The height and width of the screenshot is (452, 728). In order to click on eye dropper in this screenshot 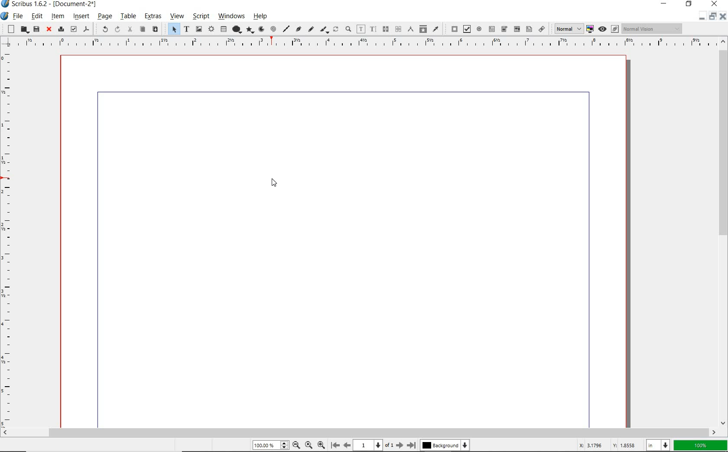, I will do `click(436, 29)`.